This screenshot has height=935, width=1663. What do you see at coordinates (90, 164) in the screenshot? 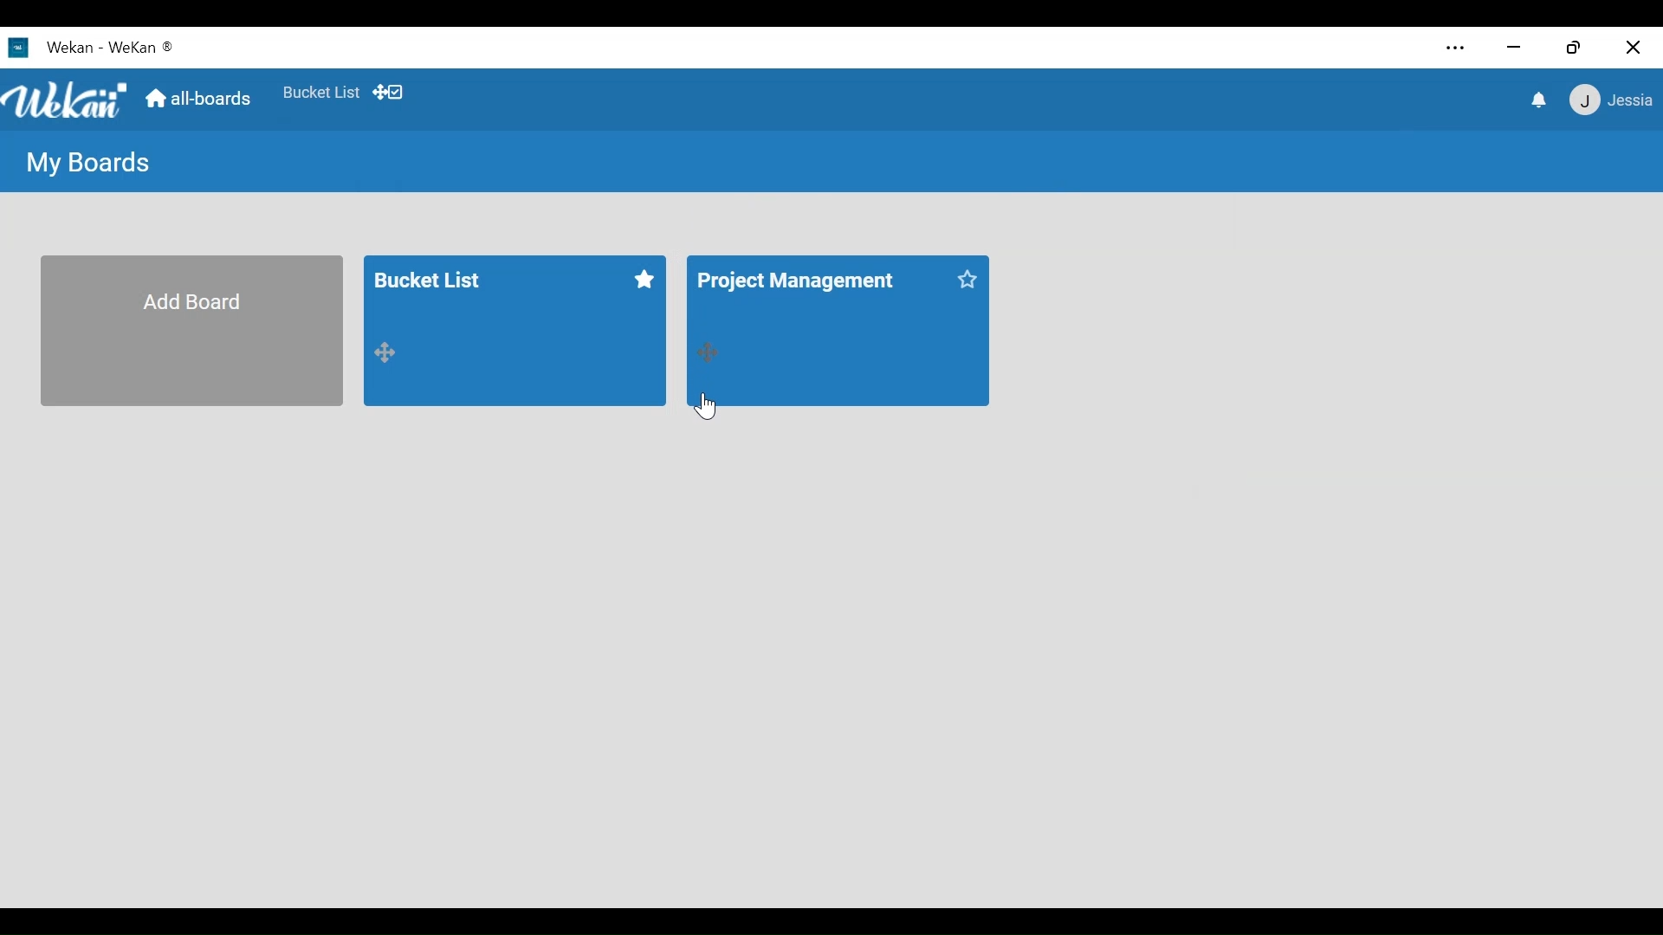
I see `My Boards` at bounding box center [90, 164].